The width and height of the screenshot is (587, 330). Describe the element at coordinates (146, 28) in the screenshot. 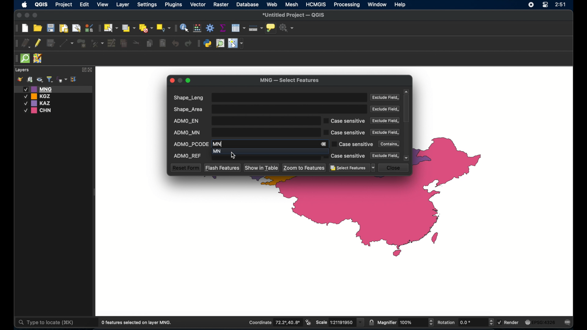

I see `deselect all features` at that location.